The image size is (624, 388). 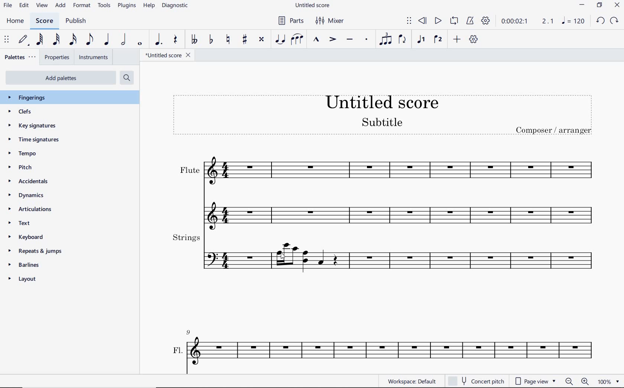 I want to click on concert pitch, so click(x=476, y=380).